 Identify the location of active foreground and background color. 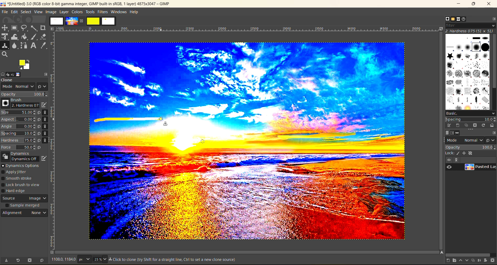
(25, 65).